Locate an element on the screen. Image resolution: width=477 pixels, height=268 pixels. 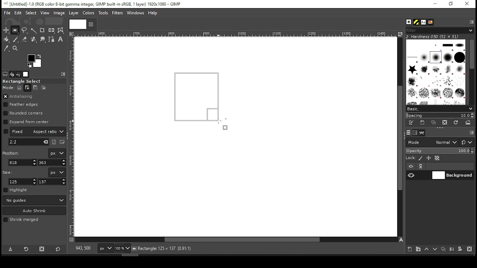
aspect ratio is located at coordinates (35, 131).